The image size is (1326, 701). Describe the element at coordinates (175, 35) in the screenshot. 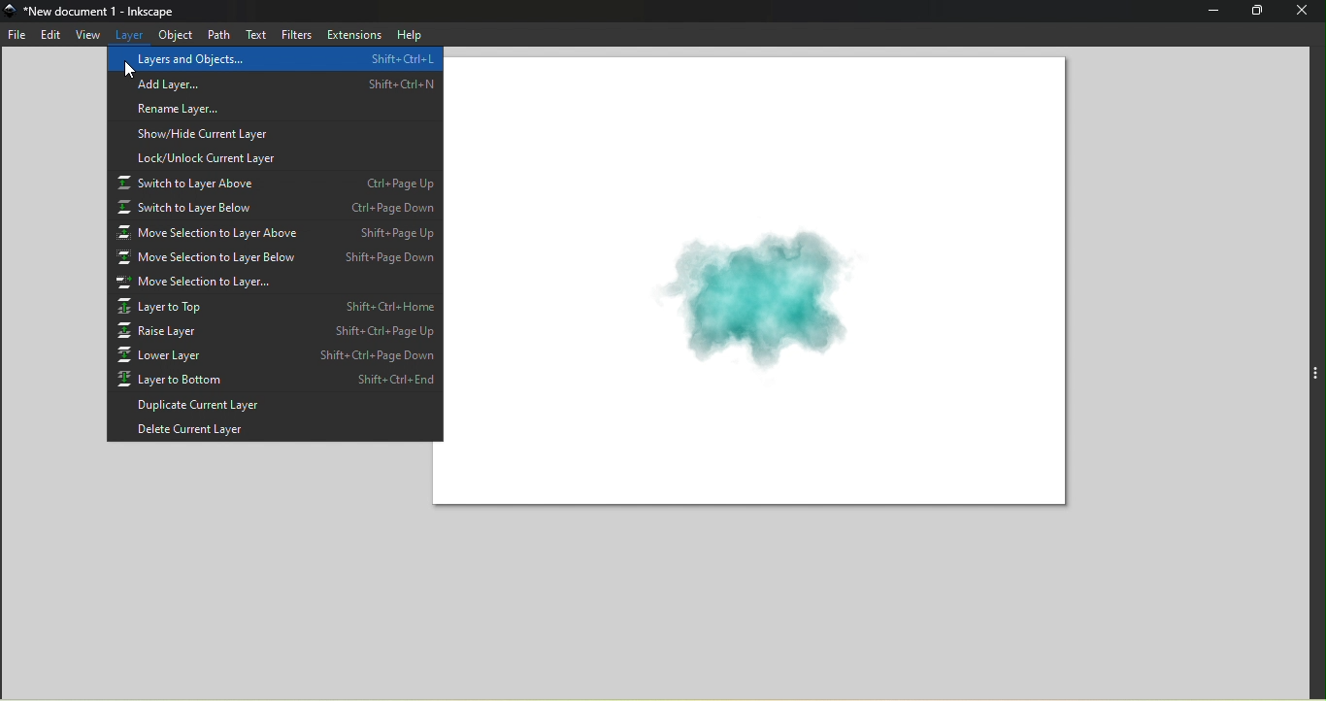

I see `Object` at that location.